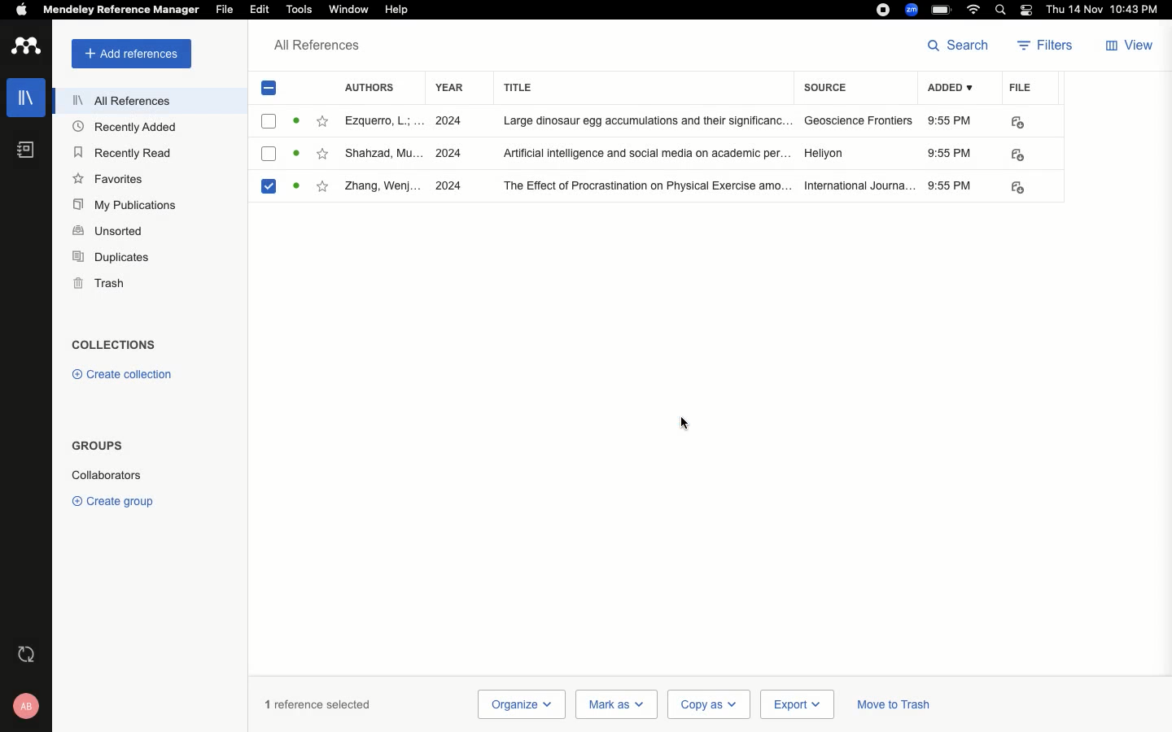  Describe the element at coordinates (129, 206) in the screenshot. I see `My publications` at that location.